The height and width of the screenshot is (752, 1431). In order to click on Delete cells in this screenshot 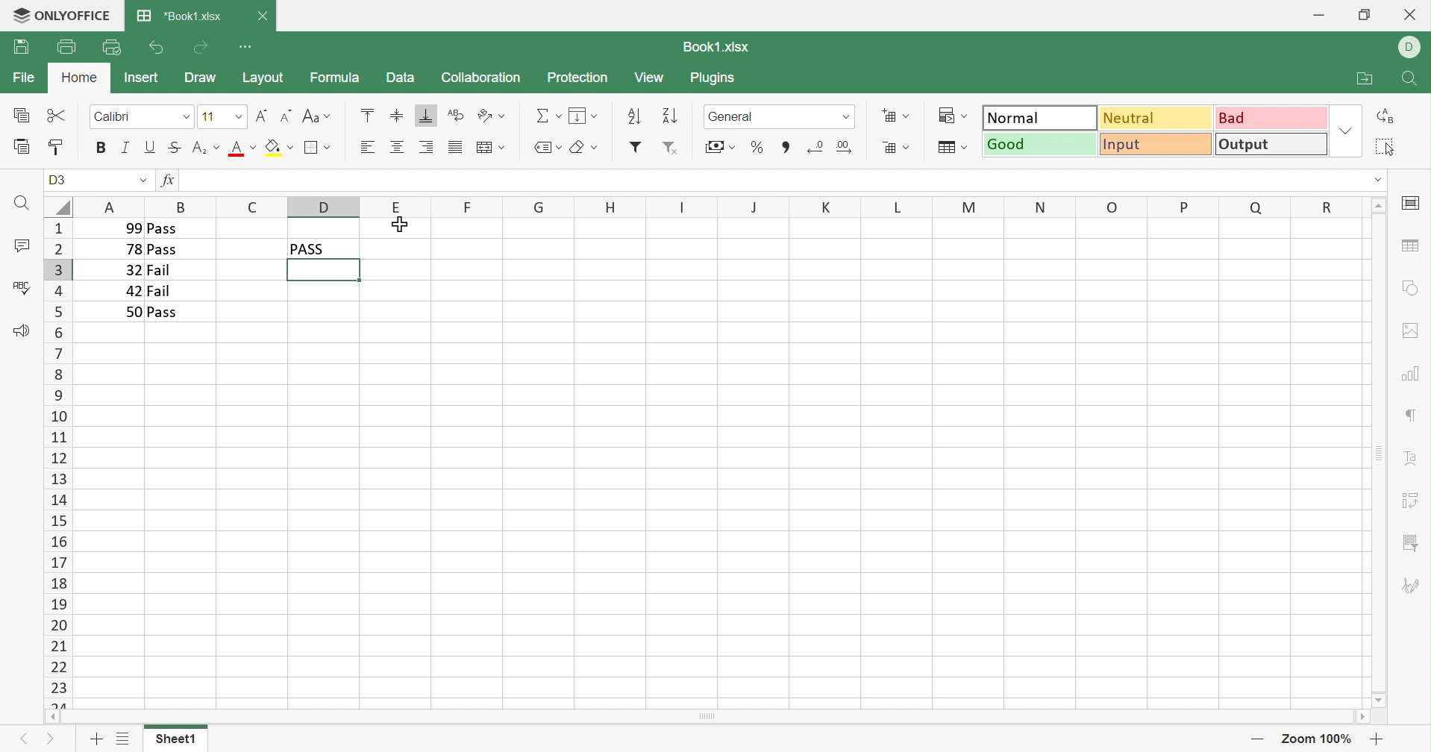, I will do `click(895, 146)`.